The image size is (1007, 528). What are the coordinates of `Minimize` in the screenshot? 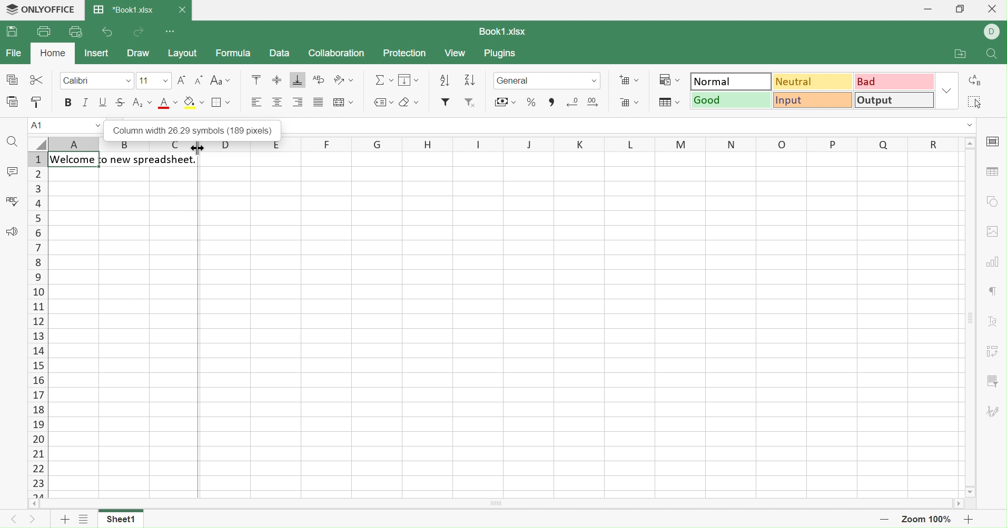 It's located at (924, 8).